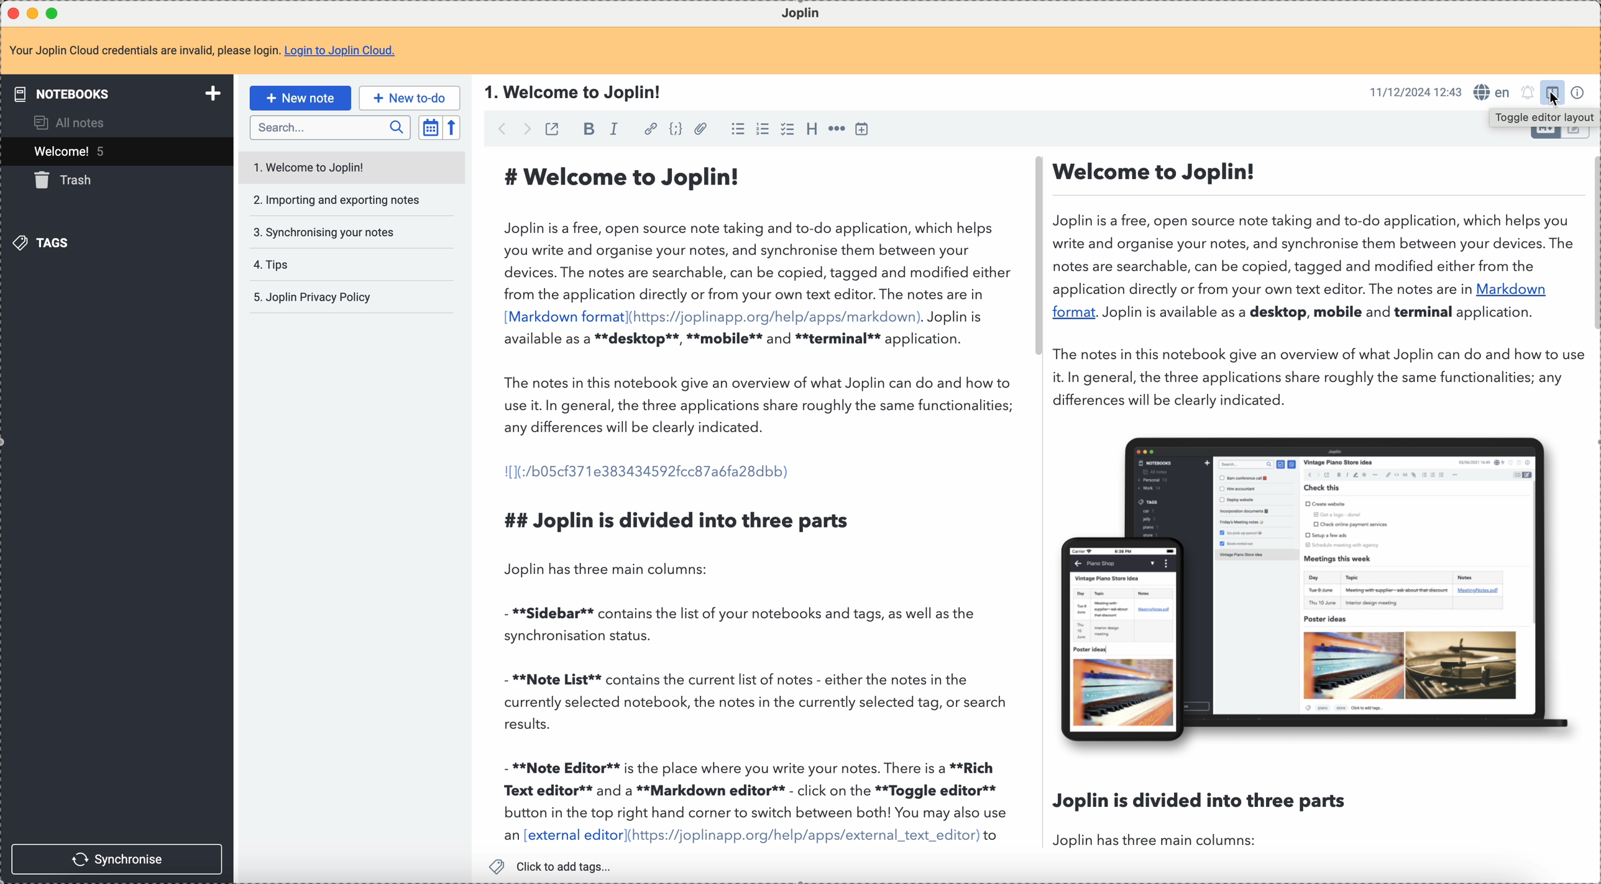  I want to click on set alarm, so click(1526, 93).